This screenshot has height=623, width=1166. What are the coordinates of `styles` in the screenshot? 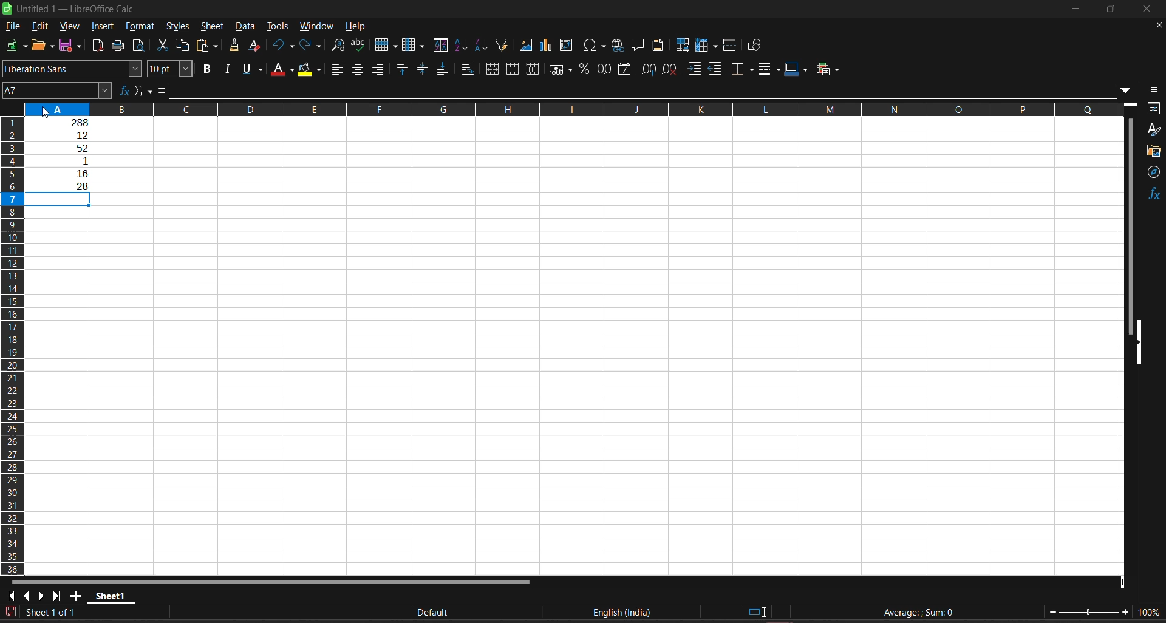 It's located at (177, 27).